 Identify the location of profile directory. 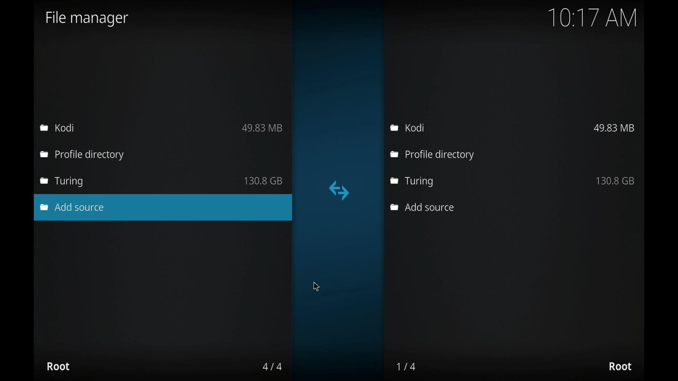
(432, 155).